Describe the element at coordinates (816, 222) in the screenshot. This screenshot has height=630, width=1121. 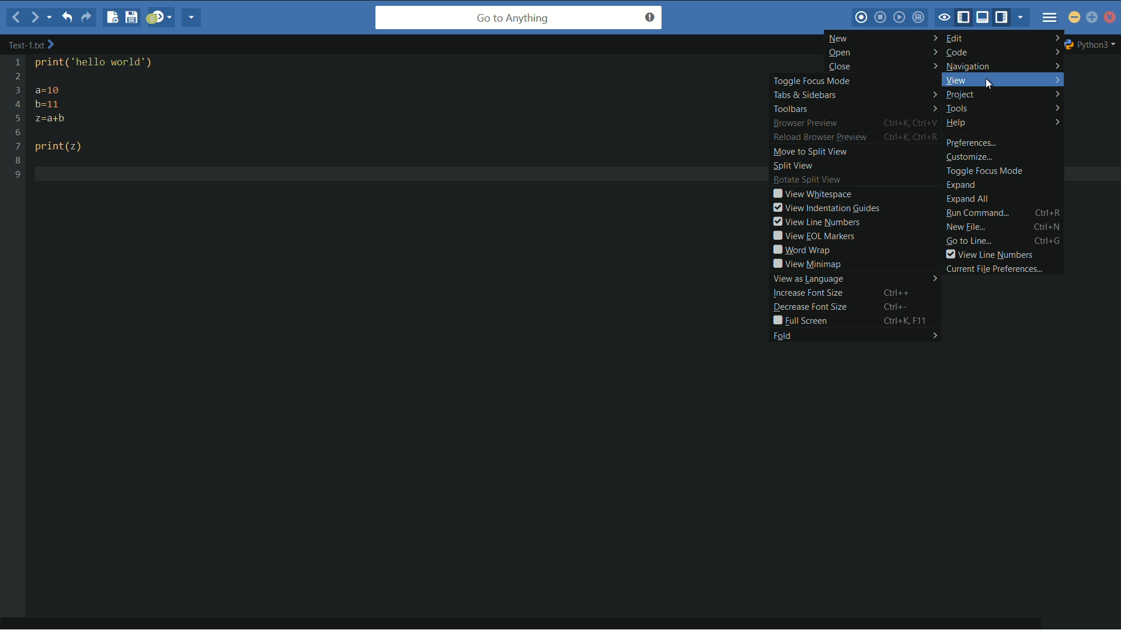
I see `view line numbers` at that location.